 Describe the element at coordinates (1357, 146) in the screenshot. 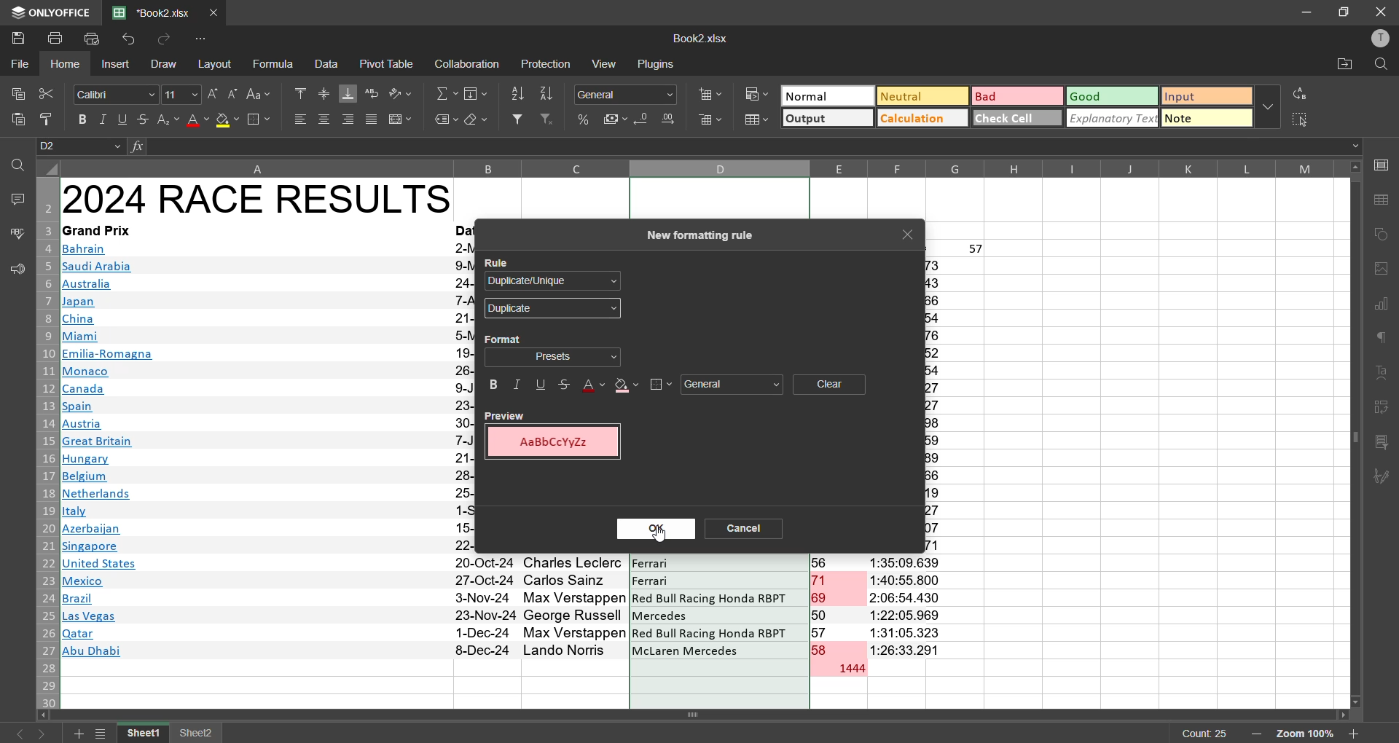

I see `Drop-down ` at that location.